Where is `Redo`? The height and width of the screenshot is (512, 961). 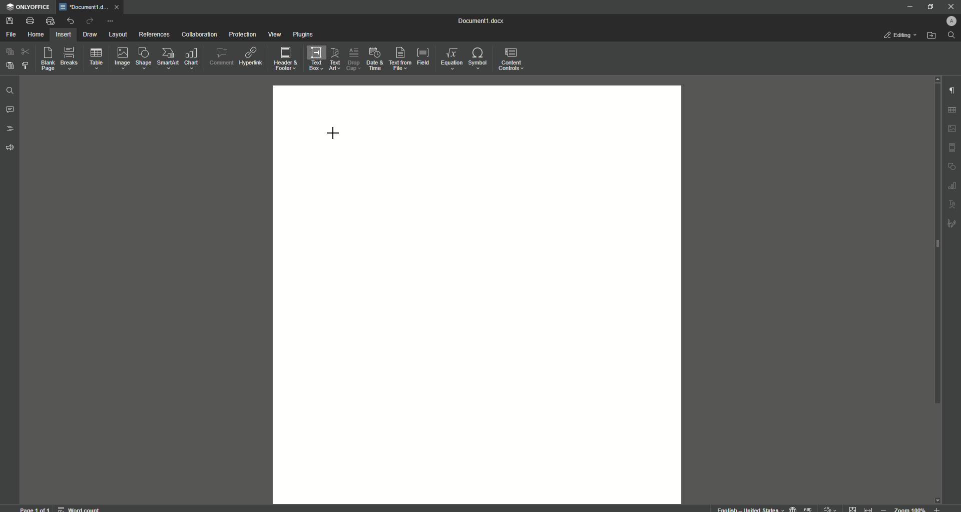
Redo is located at coordinates (89, 22).